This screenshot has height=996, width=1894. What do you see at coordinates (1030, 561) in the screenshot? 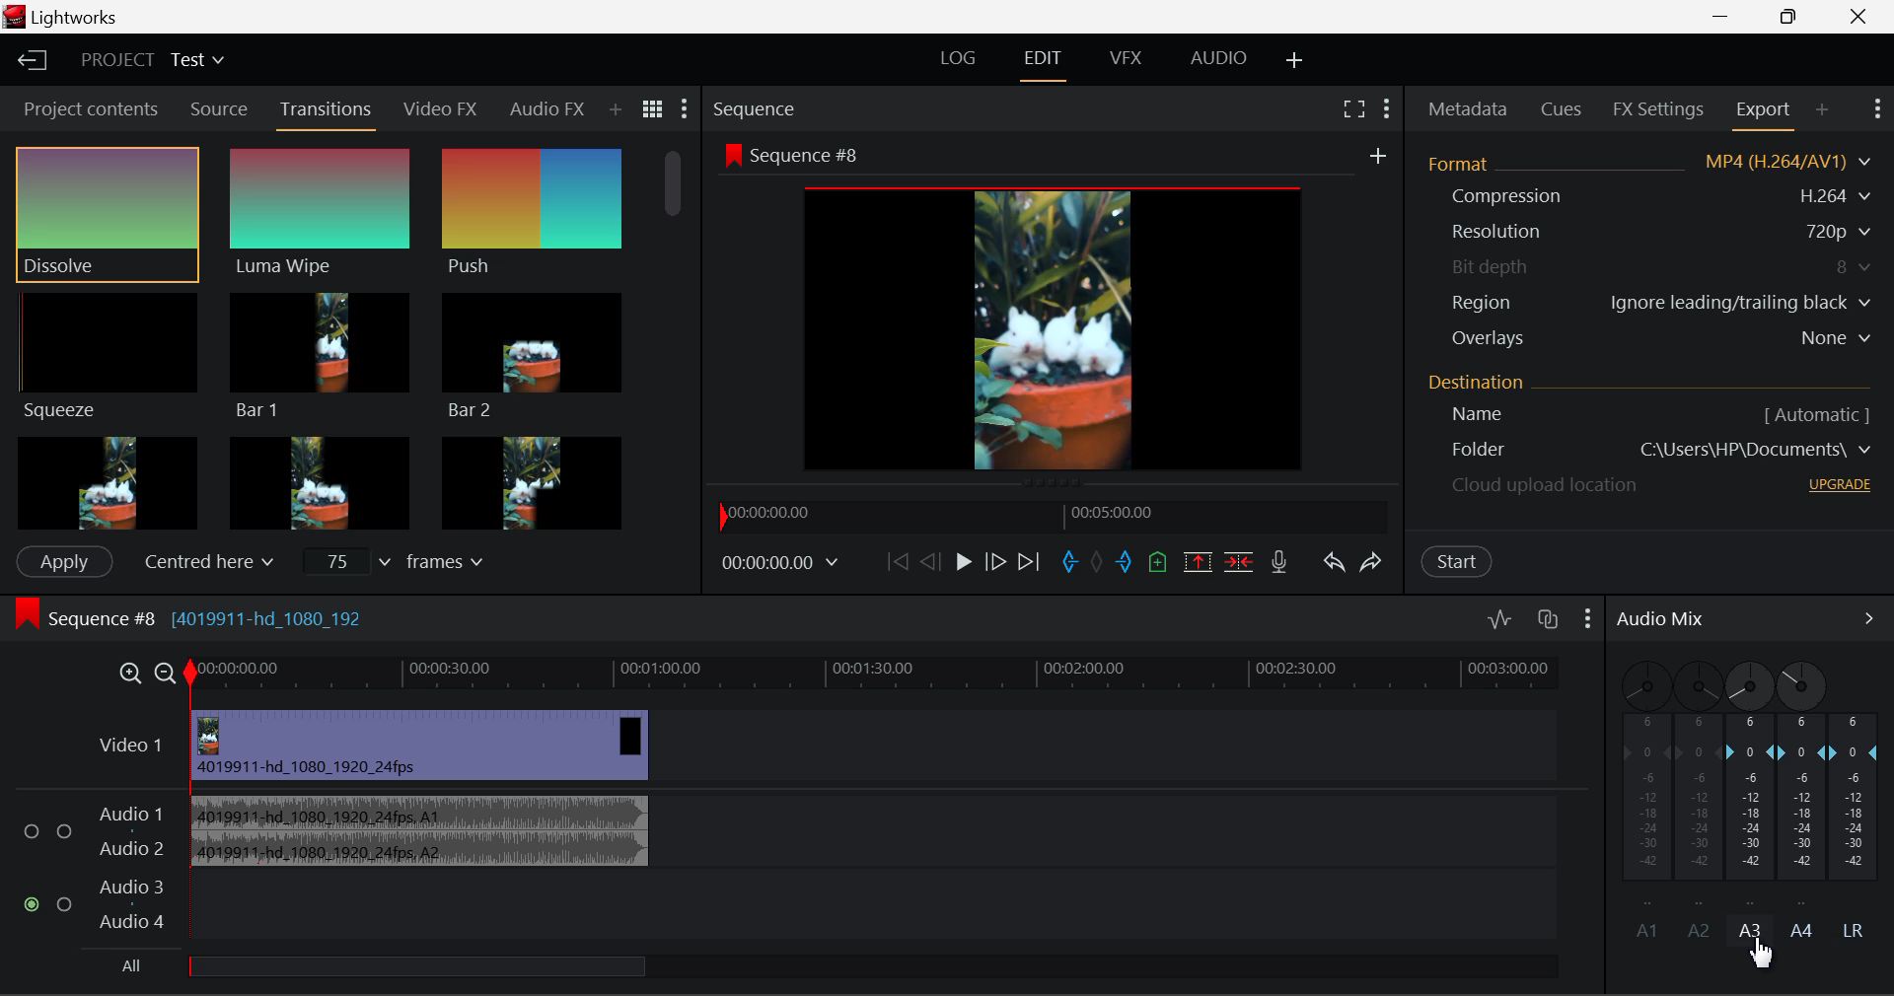
I see `To End` at bounding box center [1030, 561].